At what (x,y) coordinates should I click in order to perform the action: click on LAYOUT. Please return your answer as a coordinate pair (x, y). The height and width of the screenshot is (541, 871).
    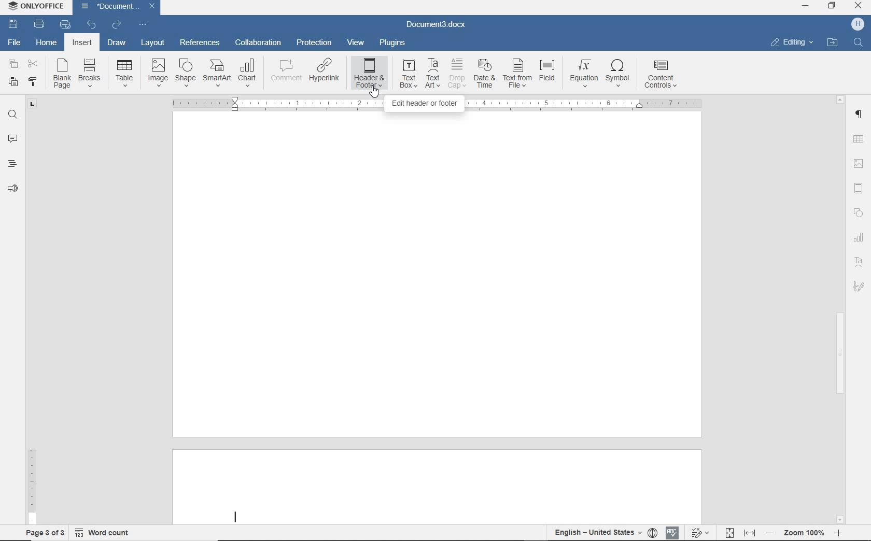
    Looking at the image, I should click on (150, 44).